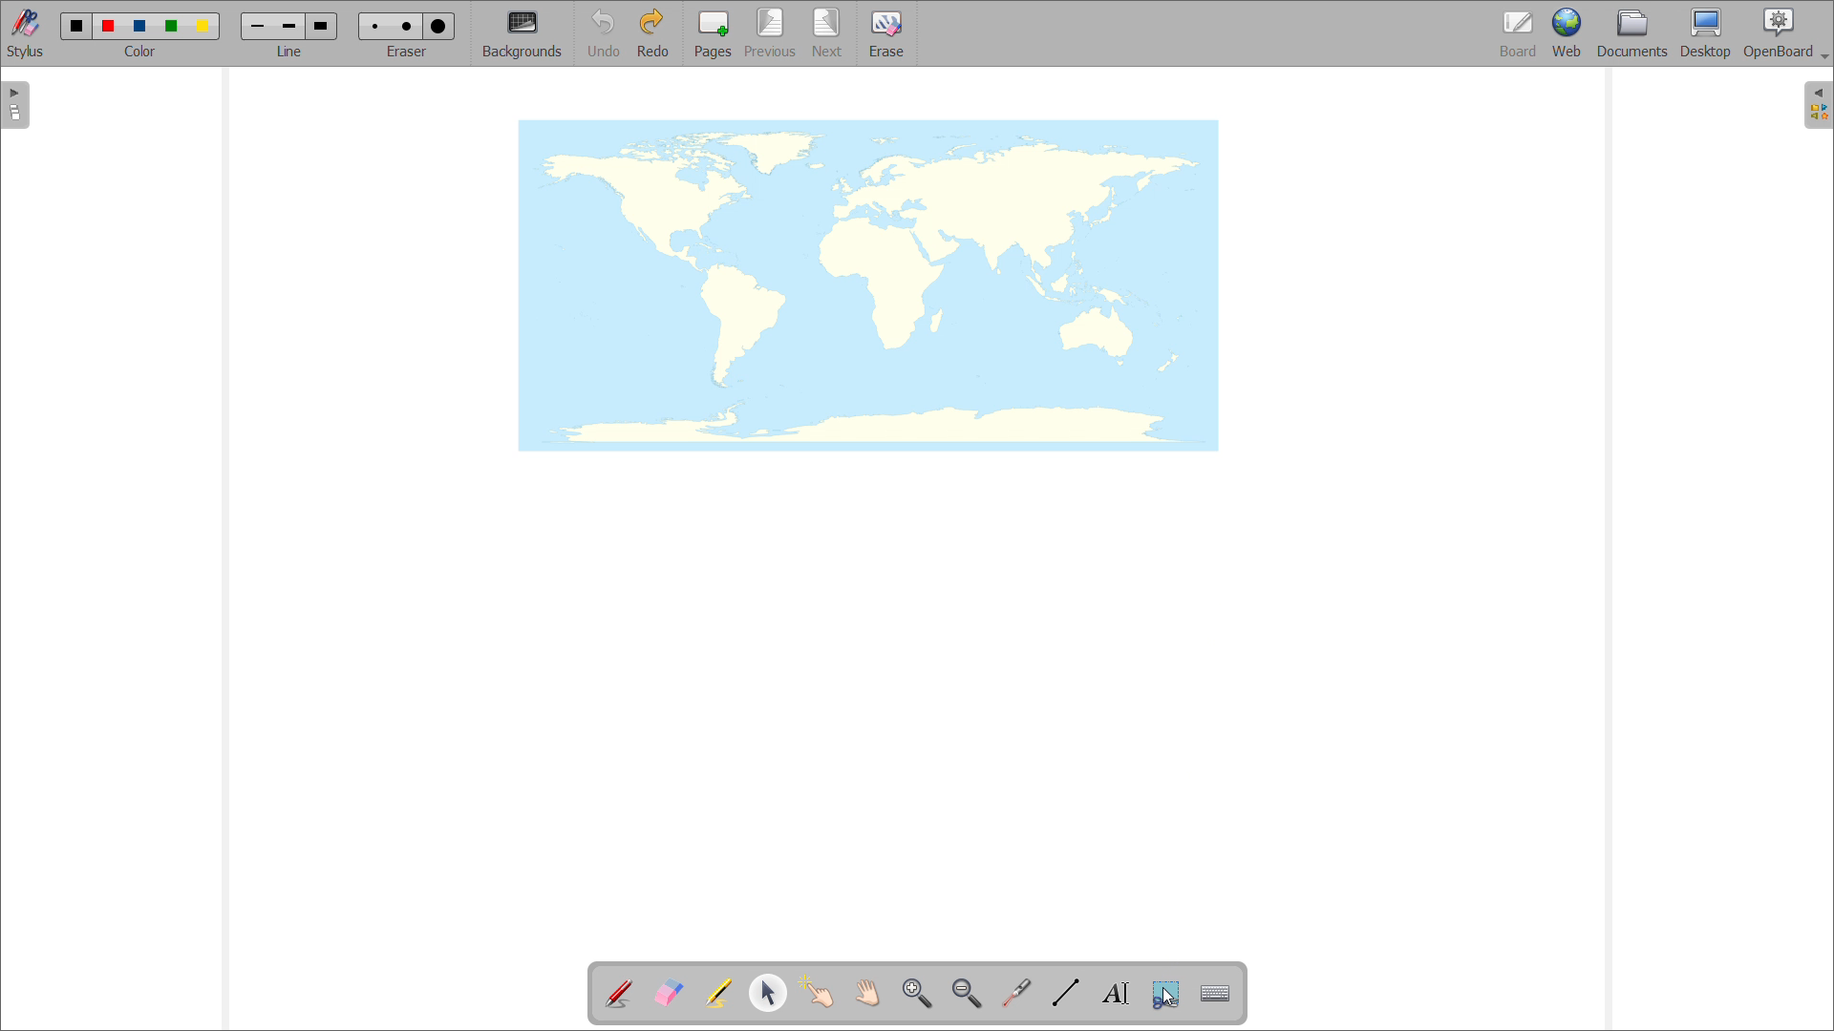 The height and width of the screenshot is (1031, 1834). I want to click on documents, so click(1633, 32).